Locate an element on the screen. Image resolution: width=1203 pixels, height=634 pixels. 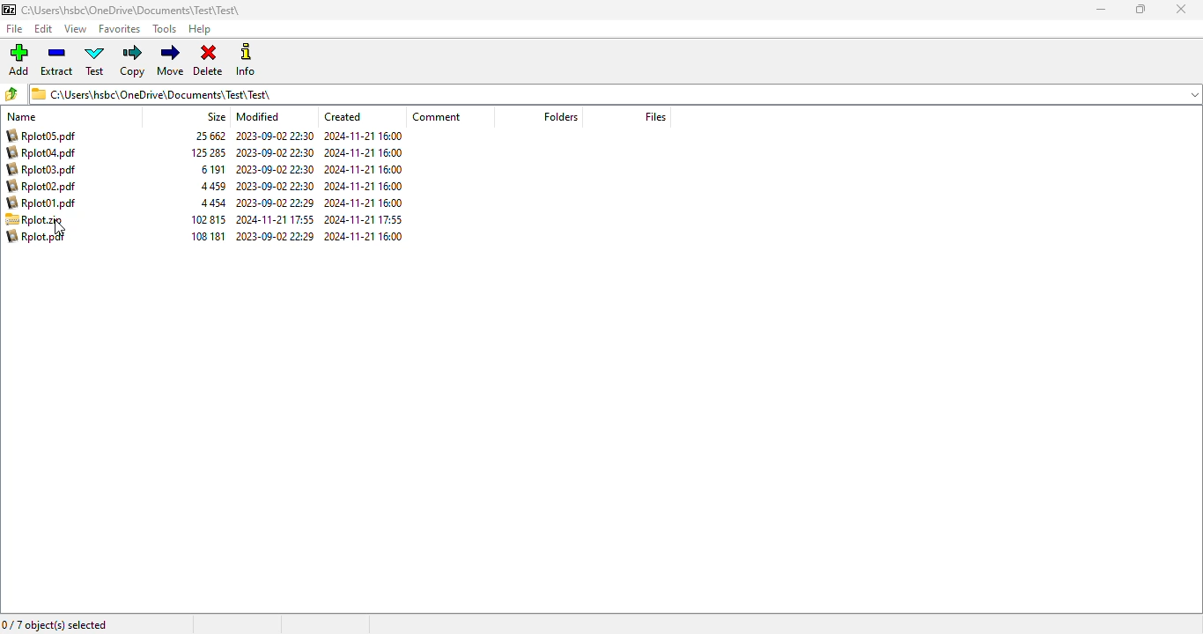
help is located at coordinates (199, 30).